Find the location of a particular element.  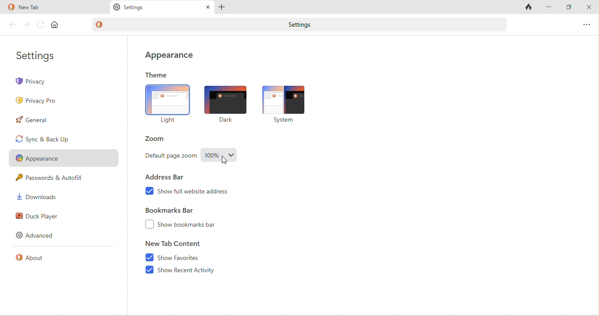

enable checkbox is located at coordinates (149, 270).